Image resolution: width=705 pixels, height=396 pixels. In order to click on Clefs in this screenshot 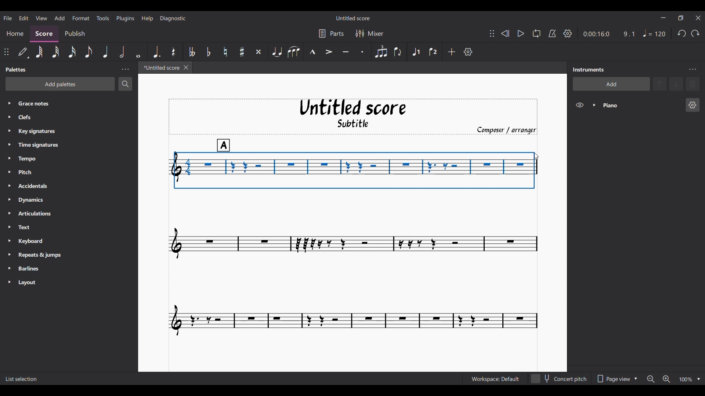, I will do `click(58, 117)`.